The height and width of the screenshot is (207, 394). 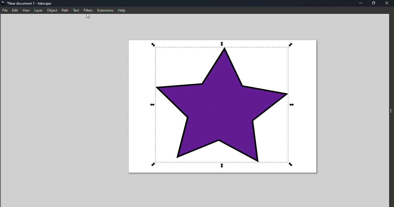 I want to click on Maximize, so click(x=375, y=4).